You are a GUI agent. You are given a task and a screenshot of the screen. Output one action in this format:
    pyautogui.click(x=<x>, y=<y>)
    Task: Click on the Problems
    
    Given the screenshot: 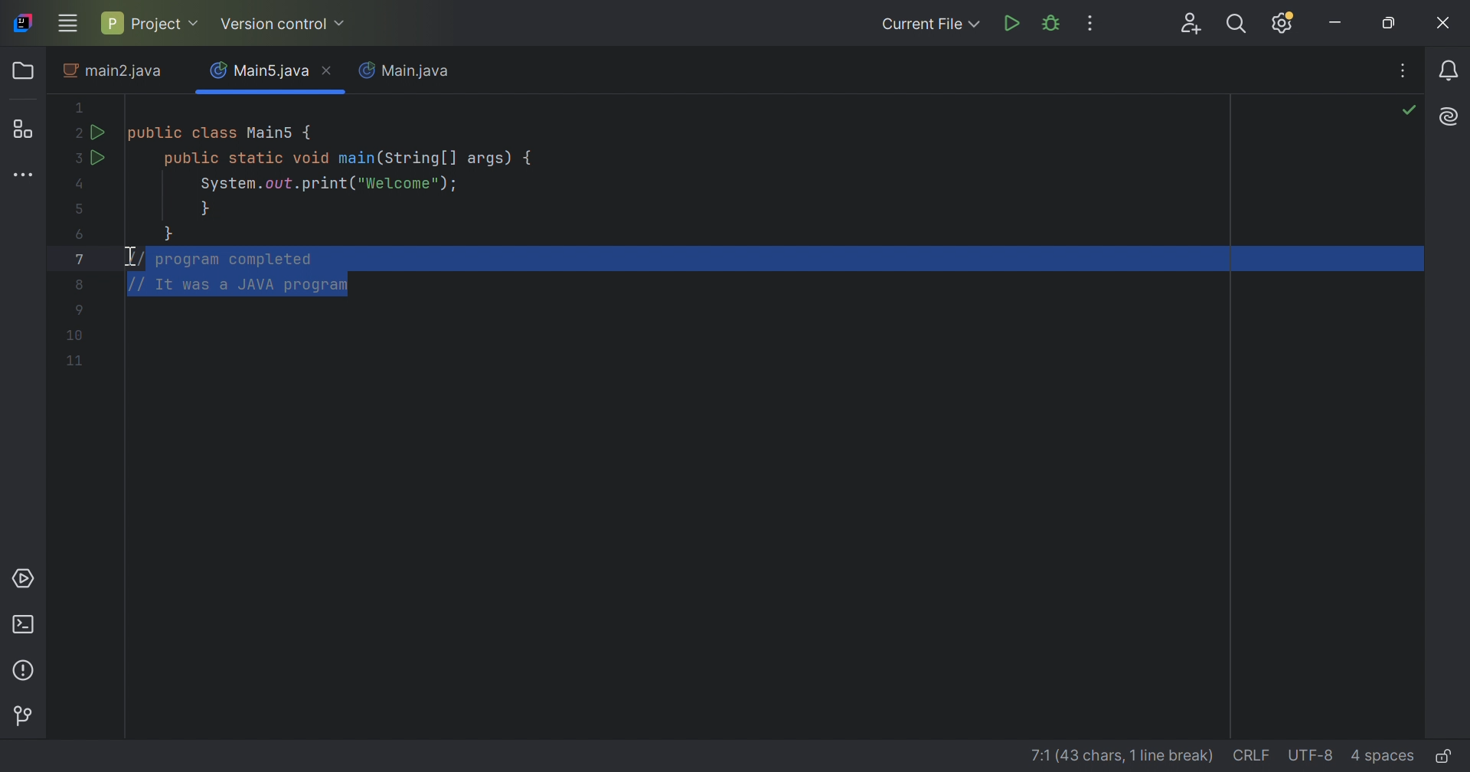 What is the action you would take?
    pyautogui.click(x=25, y=669)
    